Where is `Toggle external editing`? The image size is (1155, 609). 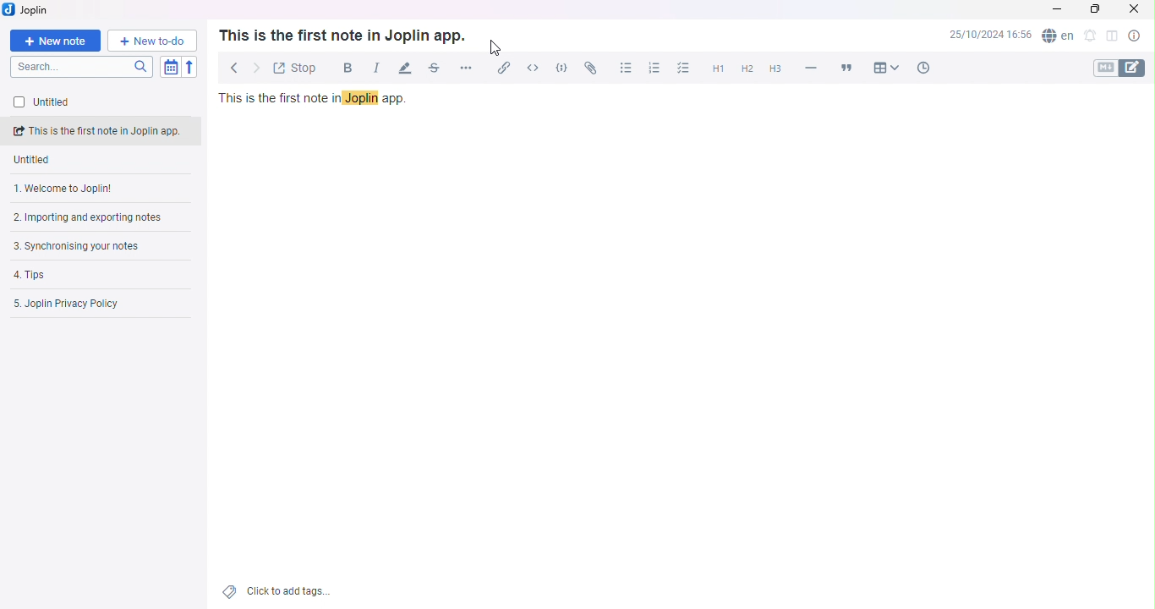 Toggle external editing is located at coordinates (294, 67).